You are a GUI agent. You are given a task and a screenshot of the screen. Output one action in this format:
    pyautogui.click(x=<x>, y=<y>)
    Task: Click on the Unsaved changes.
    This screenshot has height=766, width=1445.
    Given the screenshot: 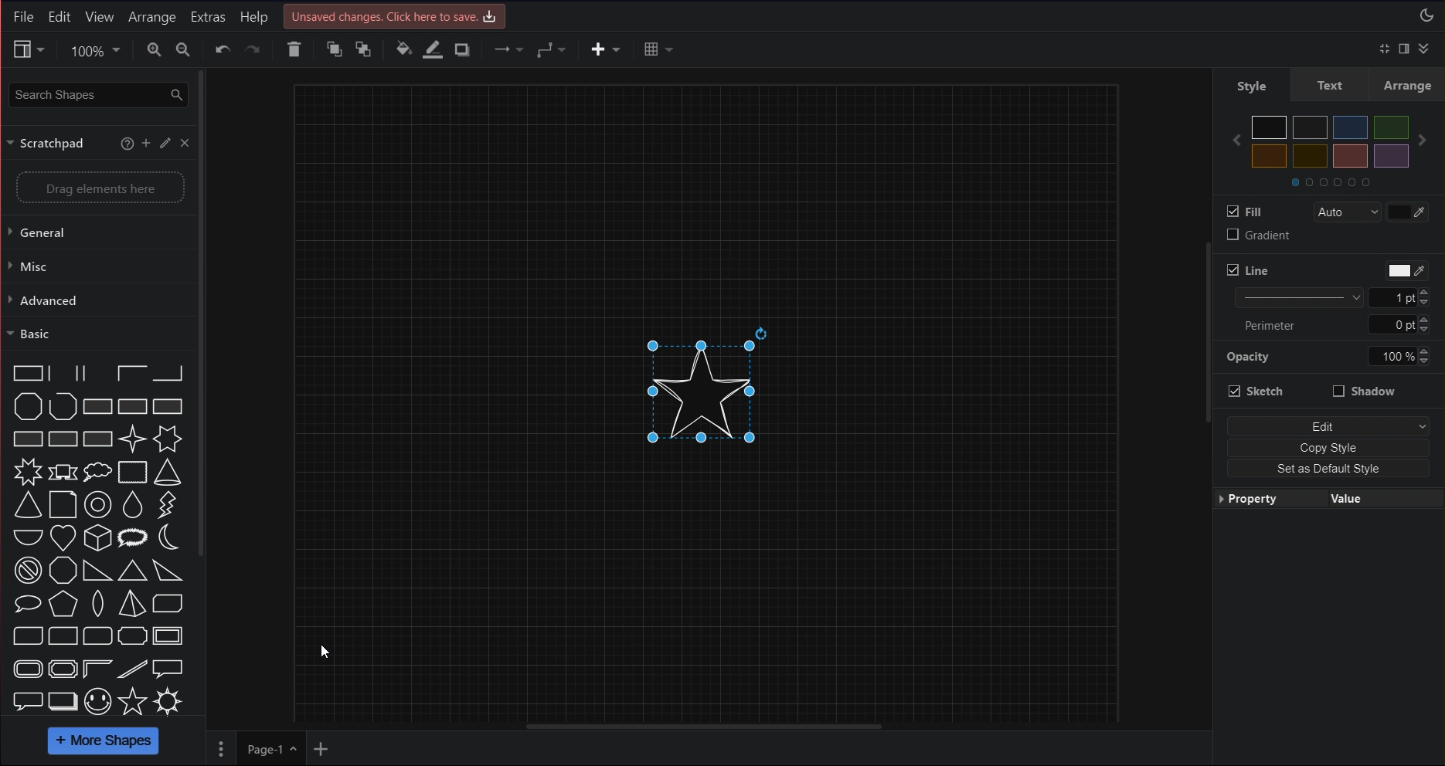 What is the action you would take?
    pyautogui.click(x=396, y=16)
    